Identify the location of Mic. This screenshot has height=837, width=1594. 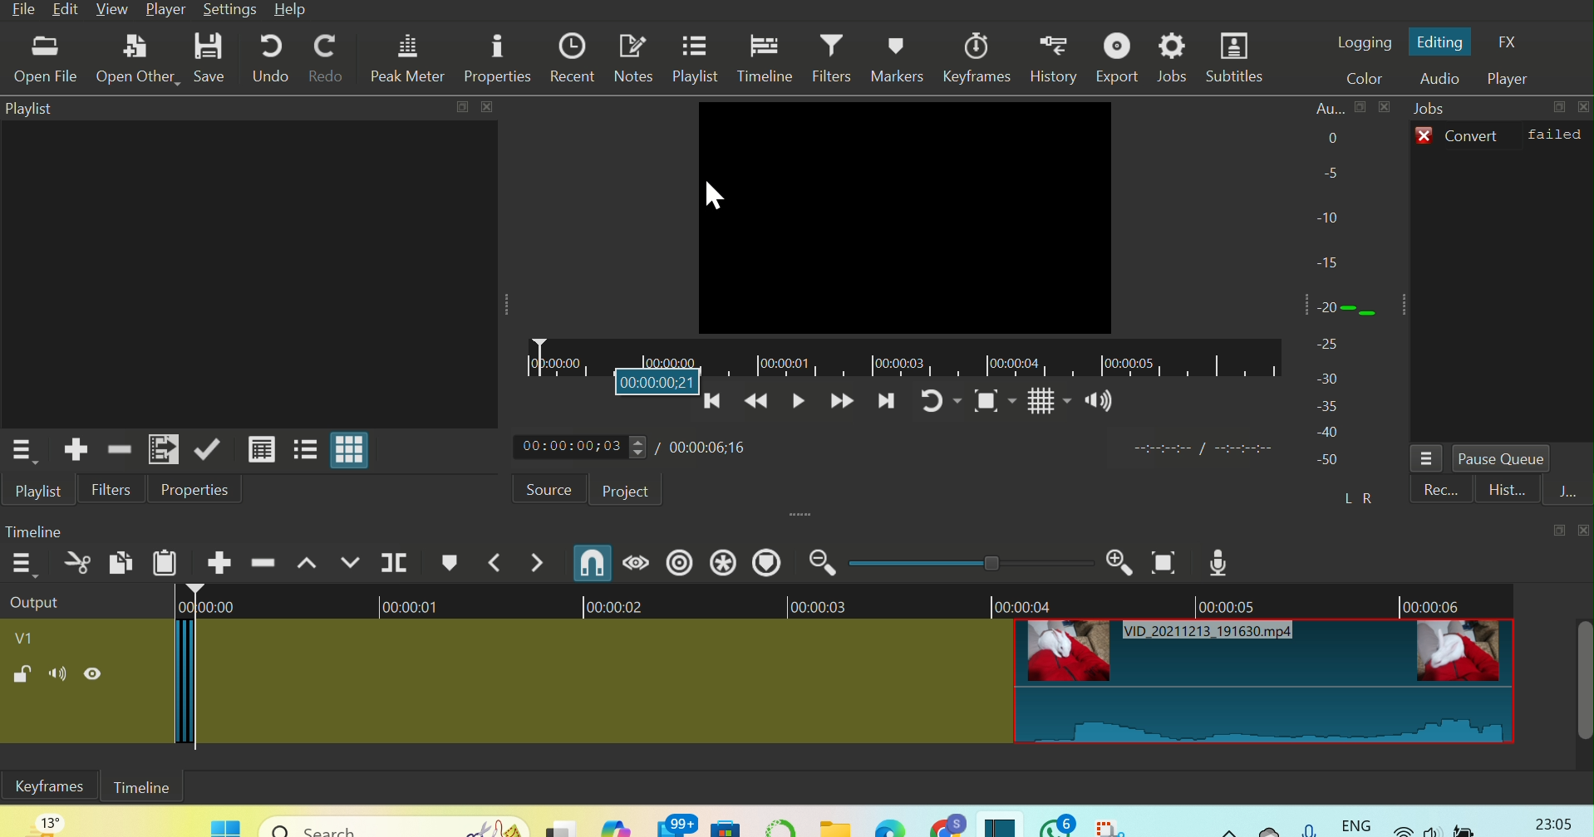
(1223, 560).